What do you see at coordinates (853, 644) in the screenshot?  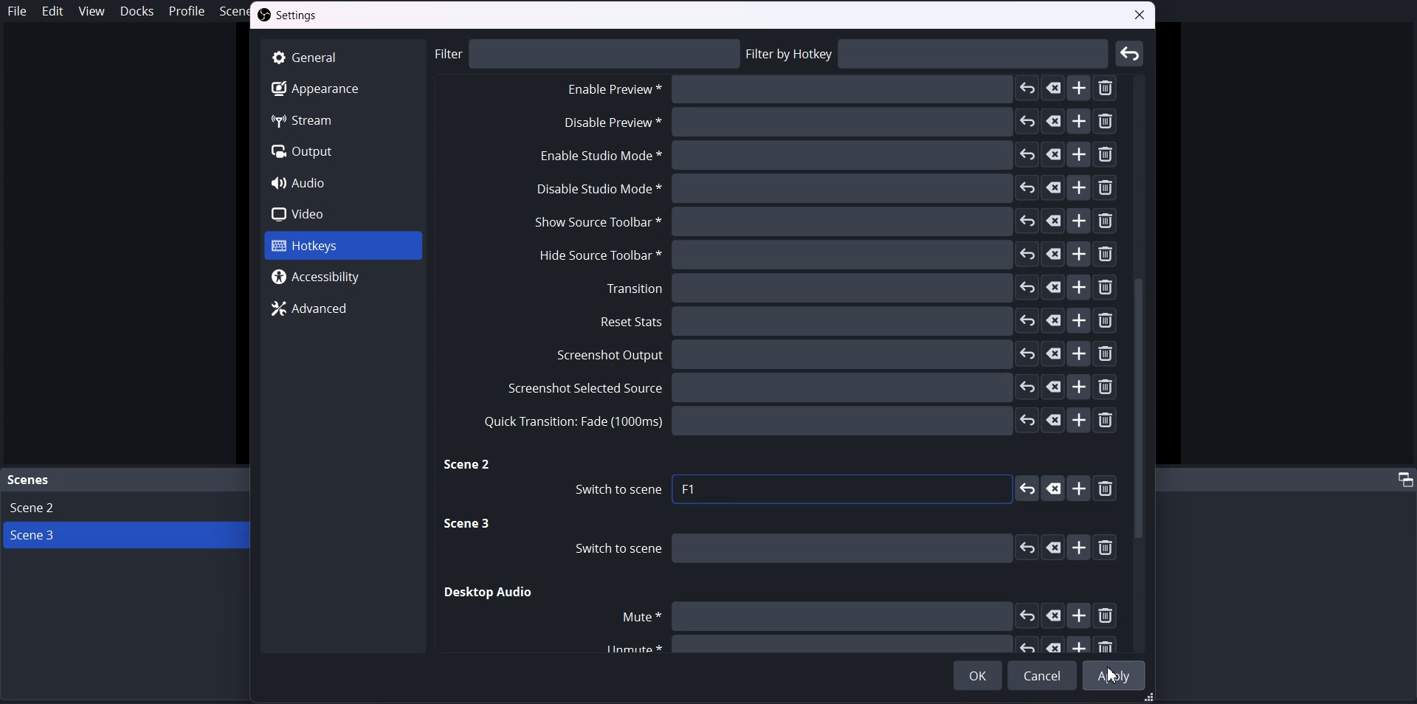 I see `Unmute` at bounding box center [853, 644].